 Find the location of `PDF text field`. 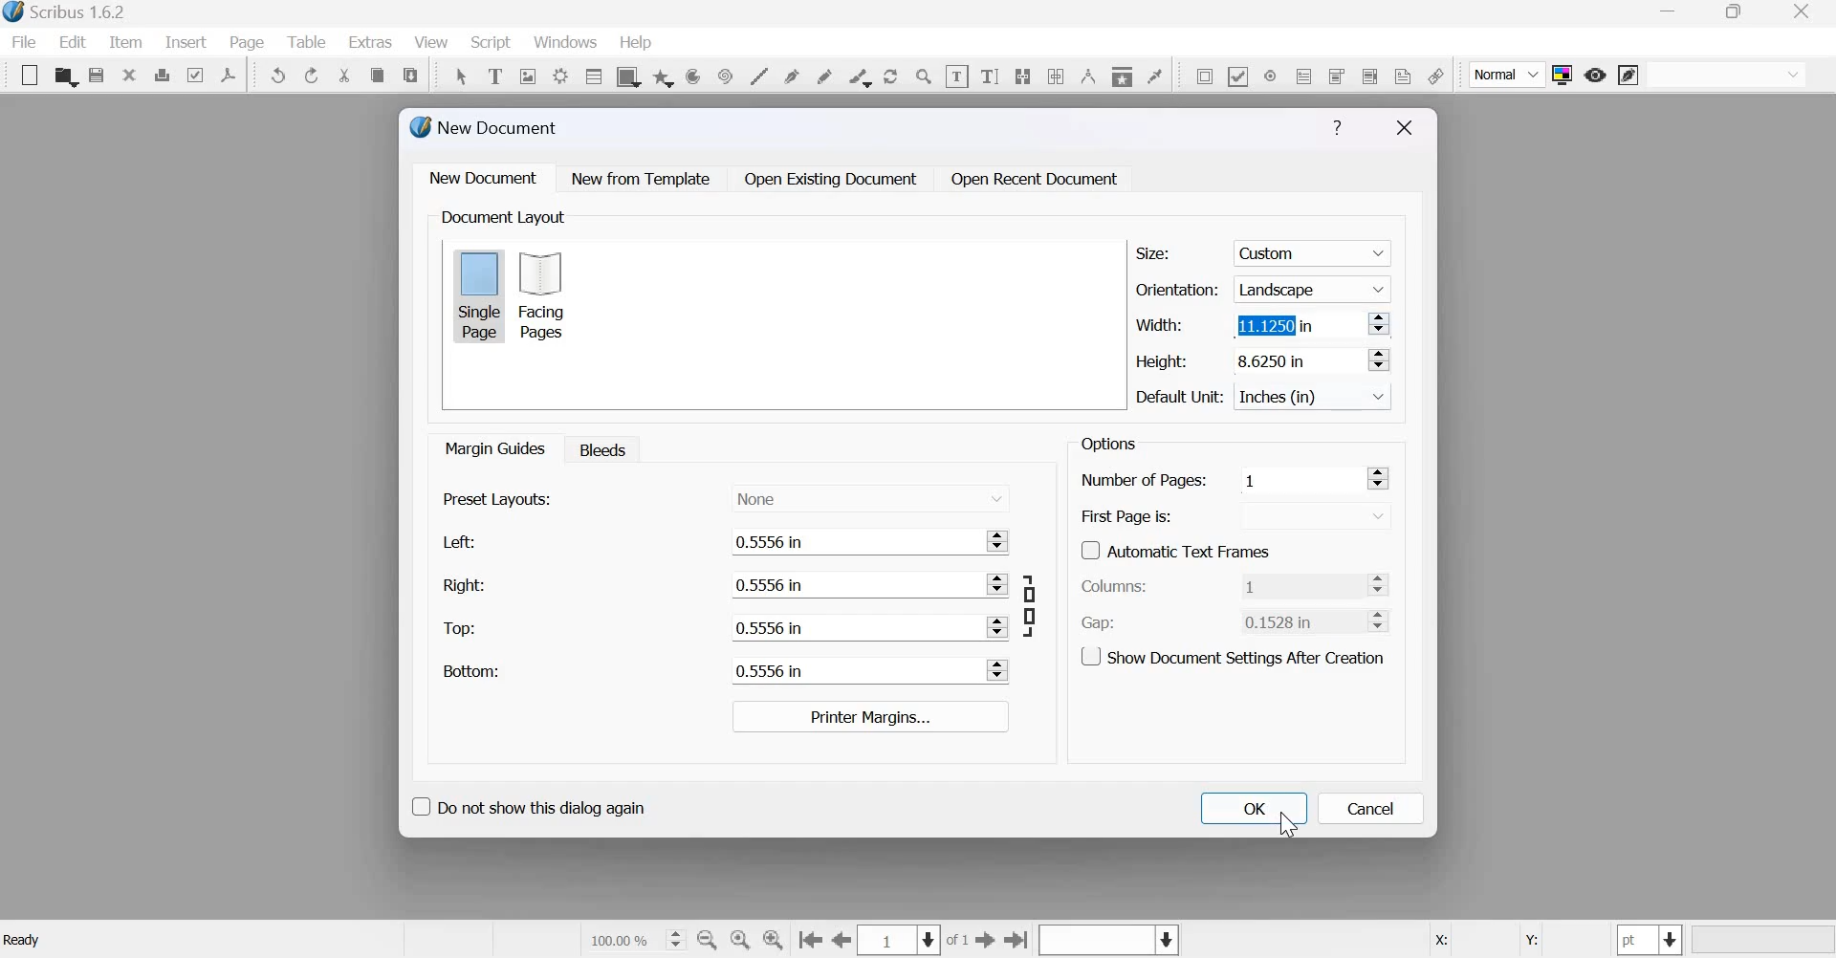

PDF text field is located at coordinates (1304, 75).